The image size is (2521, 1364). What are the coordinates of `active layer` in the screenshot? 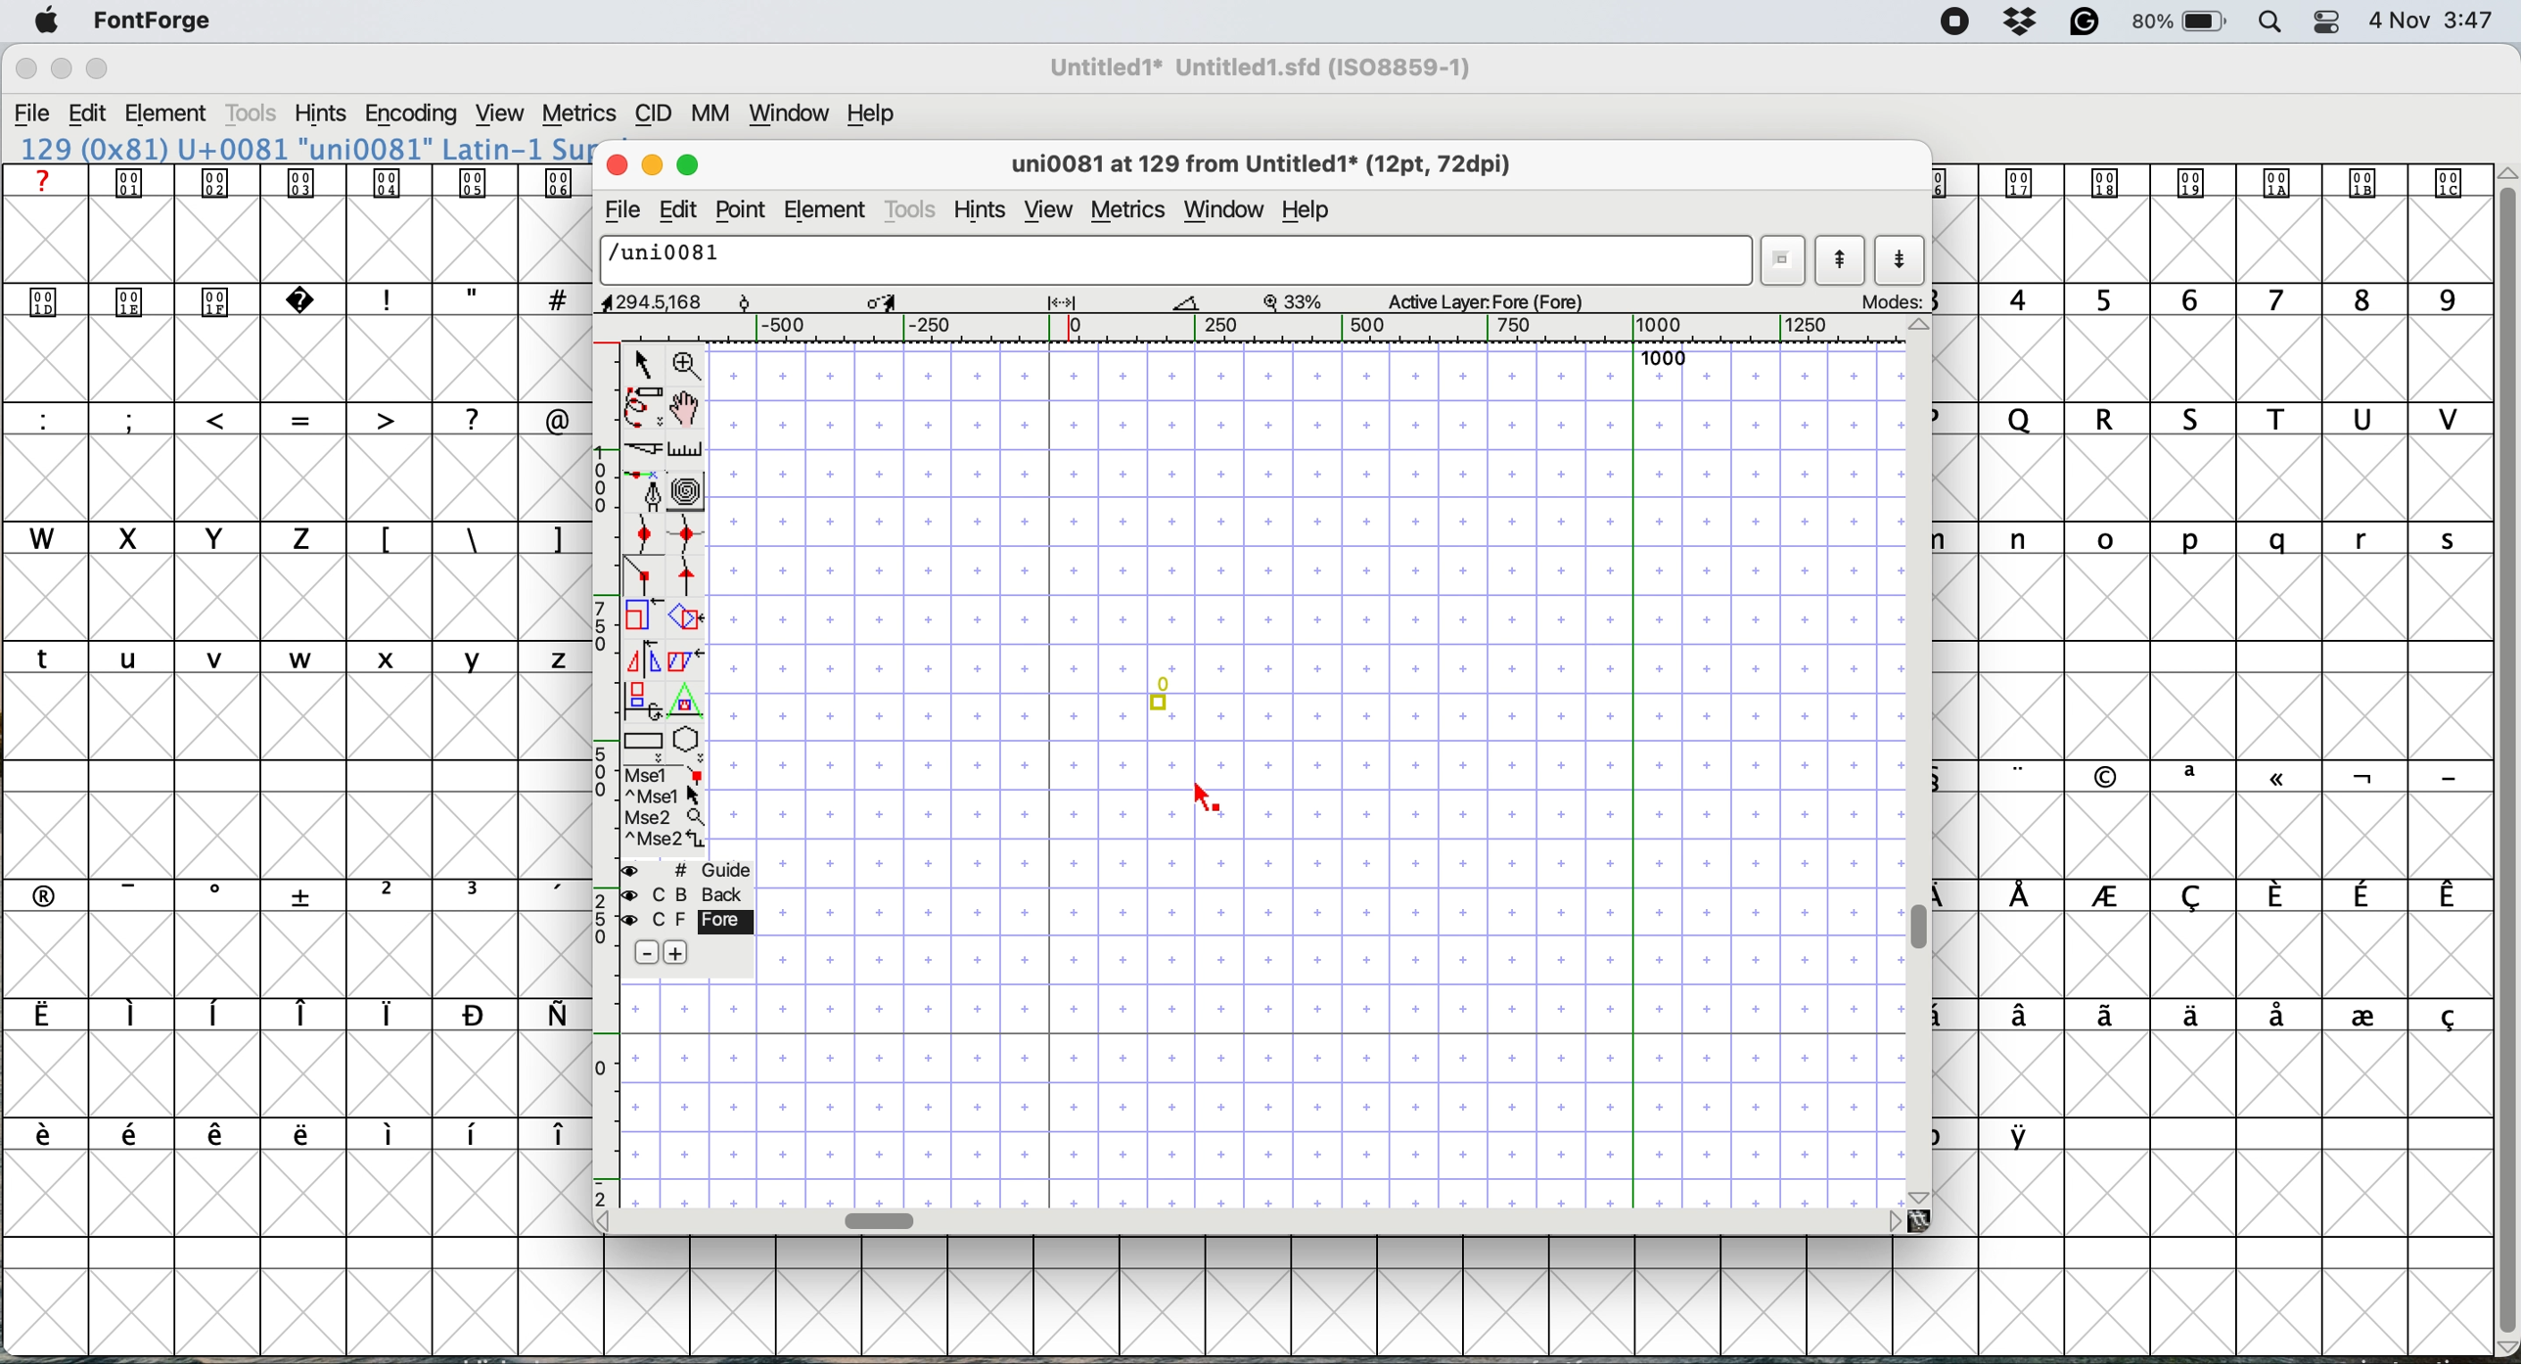 It's located at (1489, 302).